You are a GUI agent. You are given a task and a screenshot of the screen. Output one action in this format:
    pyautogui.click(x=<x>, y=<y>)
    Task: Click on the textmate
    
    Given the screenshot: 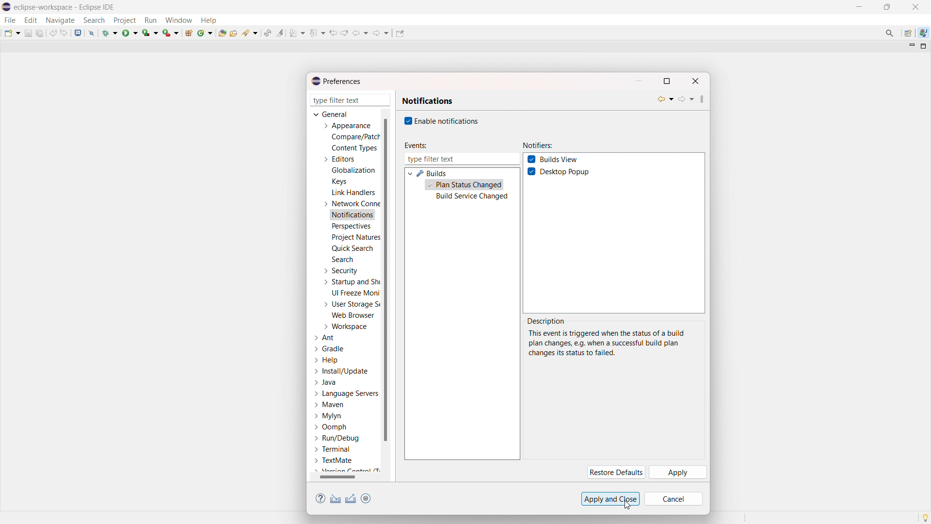 What is the action you would take?
    pyautogui.click(x=335, y=460)
    